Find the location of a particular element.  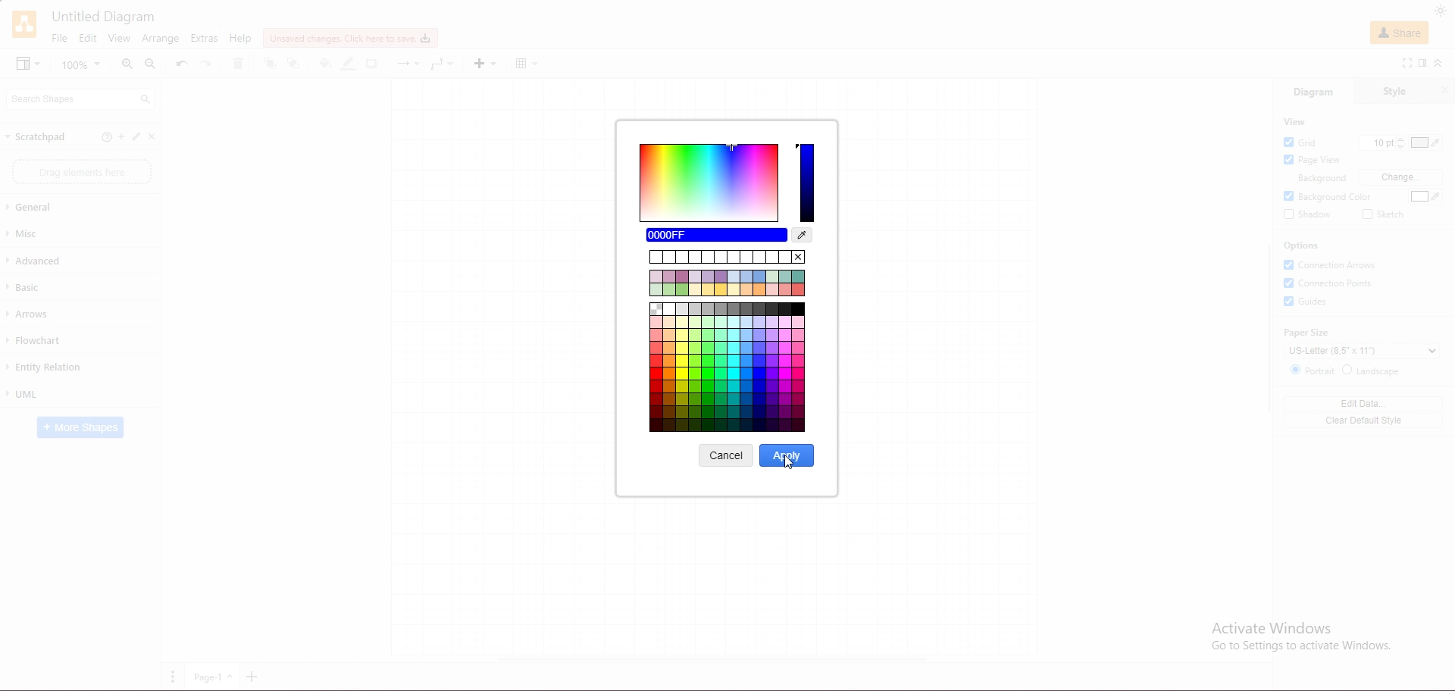

color options is located at coordinates (709, 182).